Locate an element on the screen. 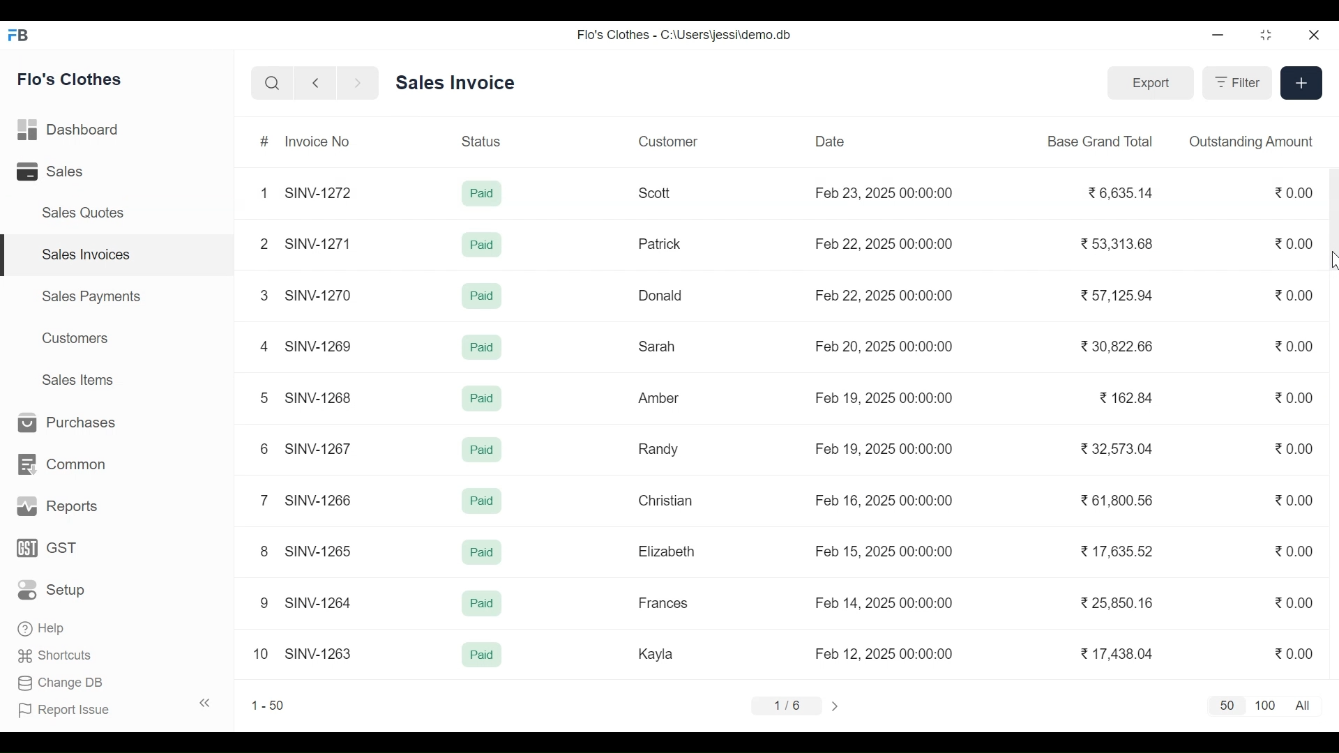  32,573.04 is located at coordinates (1118, 448).